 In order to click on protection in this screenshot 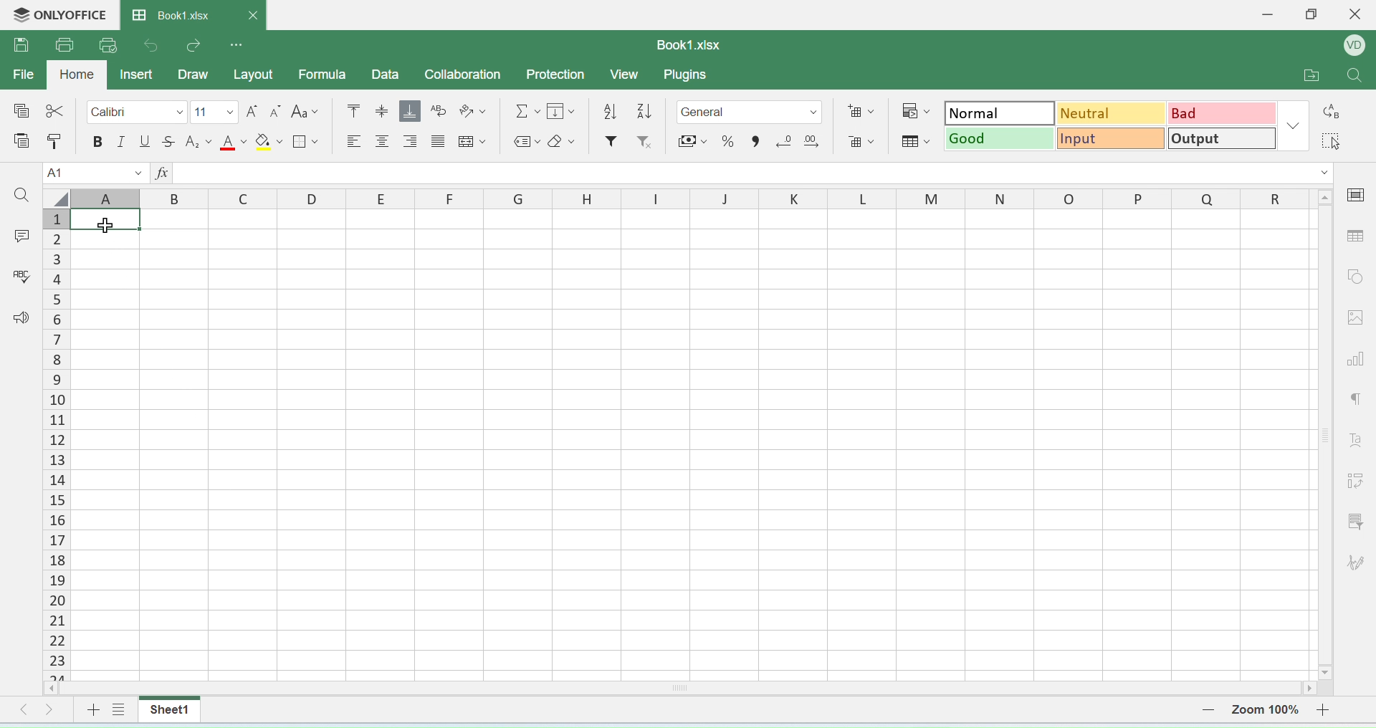, I will do `click(553, 75)`.